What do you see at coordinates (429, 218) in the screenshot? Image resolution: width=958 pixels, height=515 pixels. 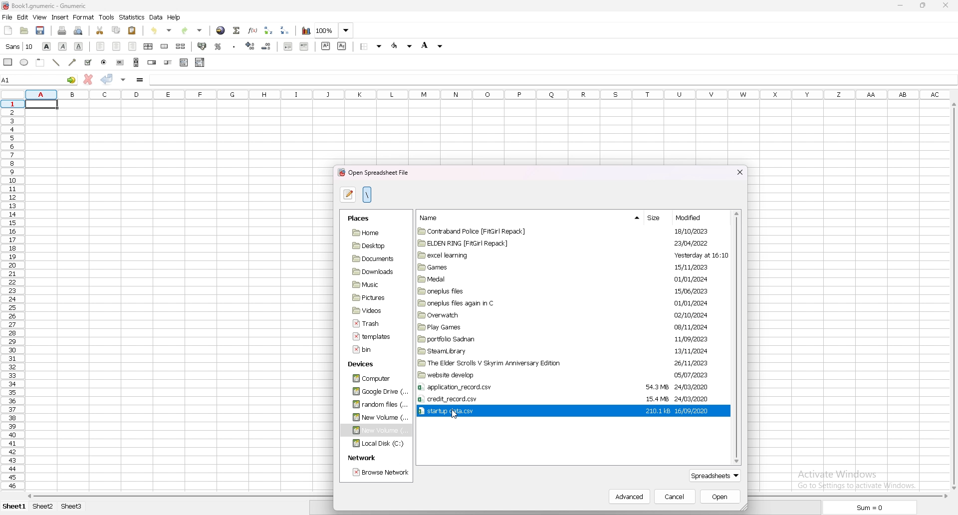 I see `name` at bounding box center [429, 218].